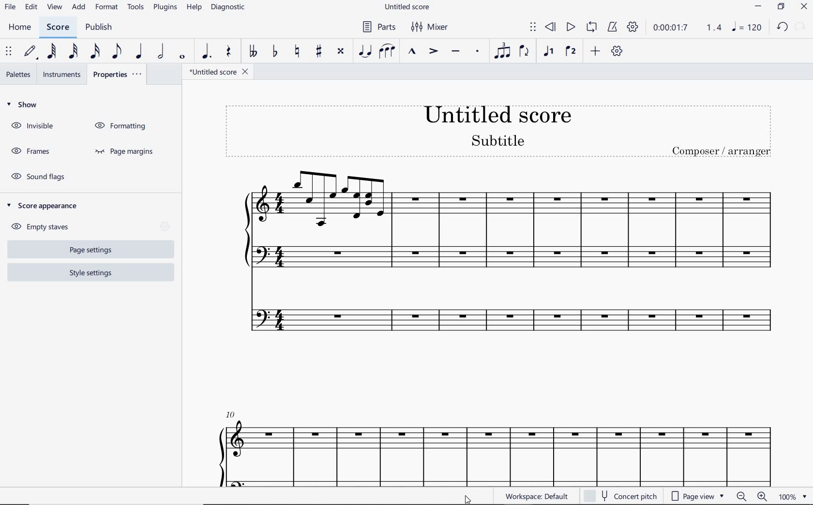  I want to click on VIEW, so click(56, 7).